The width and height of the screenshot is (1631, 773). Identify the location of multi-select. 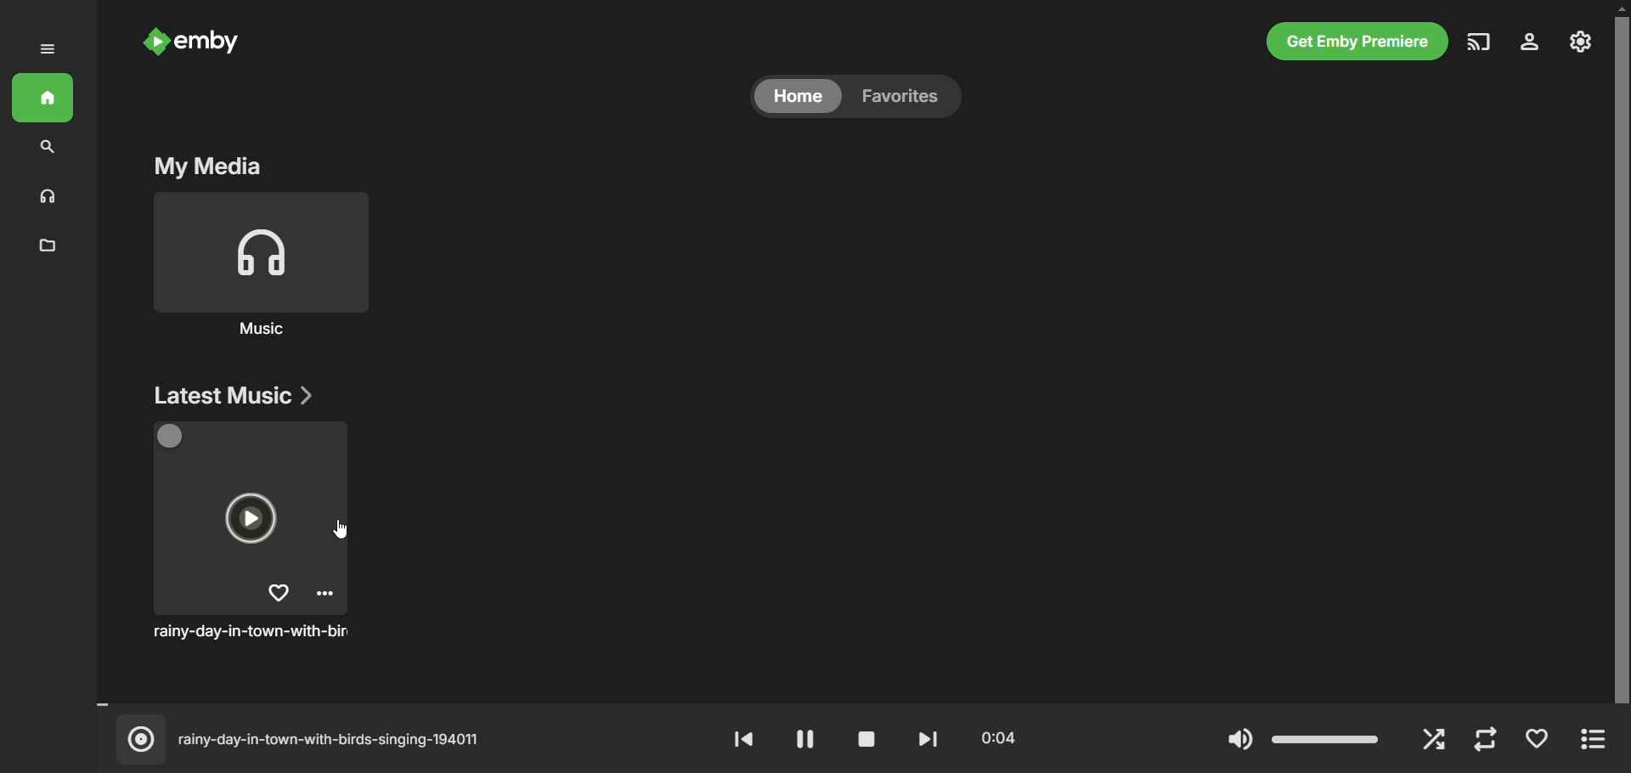
(175, 438).